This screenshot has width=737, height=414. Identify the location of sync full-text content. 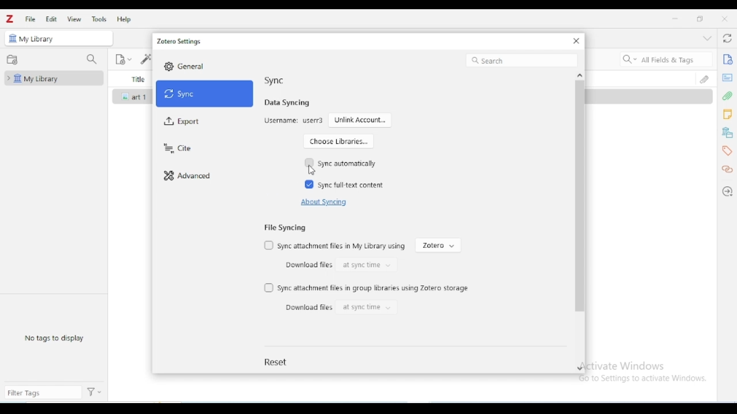
(352, 185).